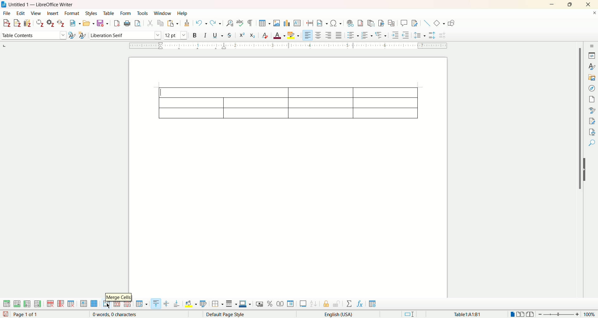  What do you see at coordinates (587, 4) in the screenshot?
I see `close` at bounding box center [587, 4].